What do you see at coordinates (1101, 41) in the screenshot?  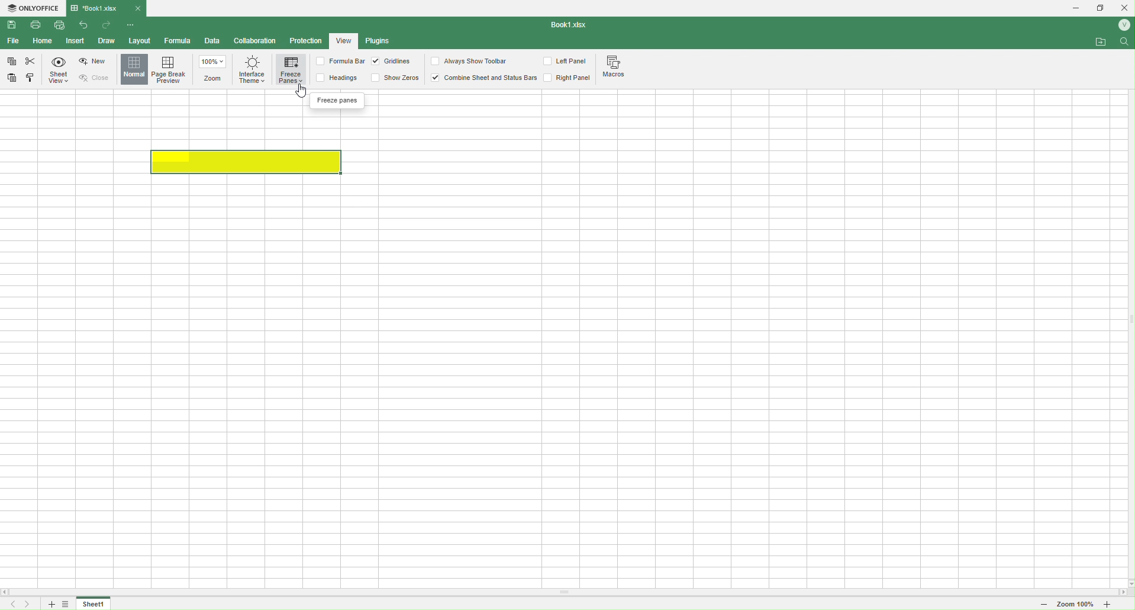 I see `Open file location` at bounding box center [1101, 41].